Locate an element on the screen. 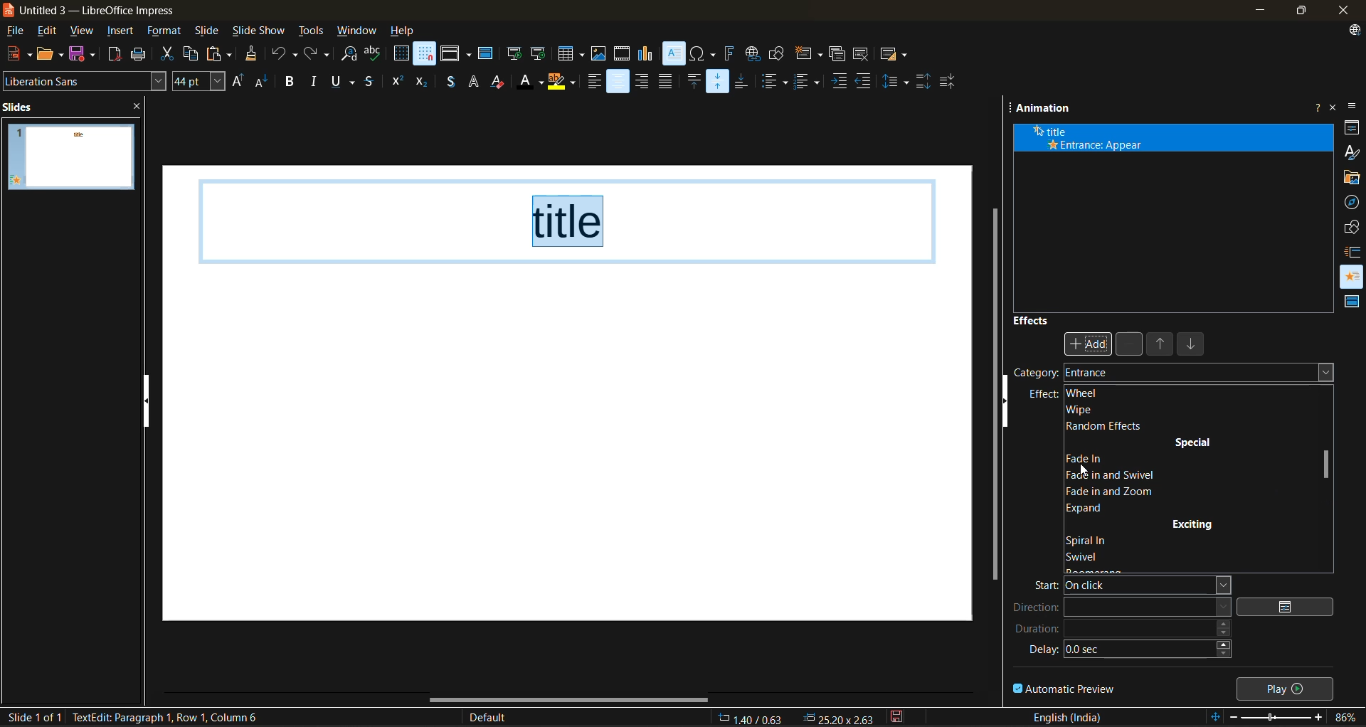 Image resolution: width=1366 pixels, height=727 pixels. slide details is located at coordinates (33, 717).